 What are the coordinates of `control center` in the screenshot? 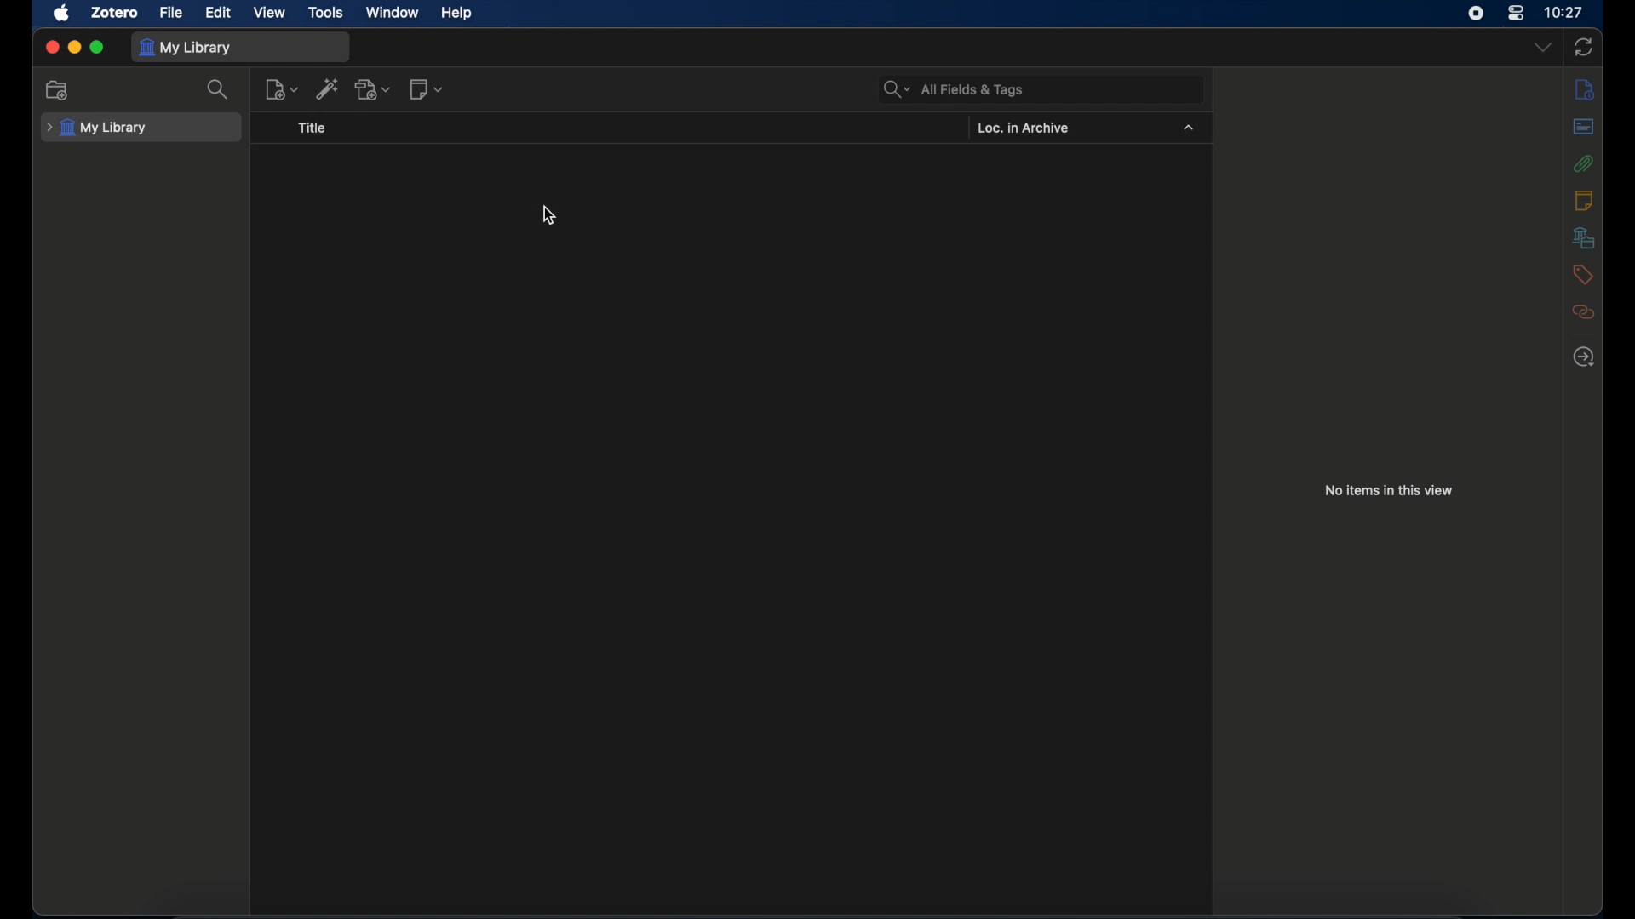 It's located at (1516, 14).